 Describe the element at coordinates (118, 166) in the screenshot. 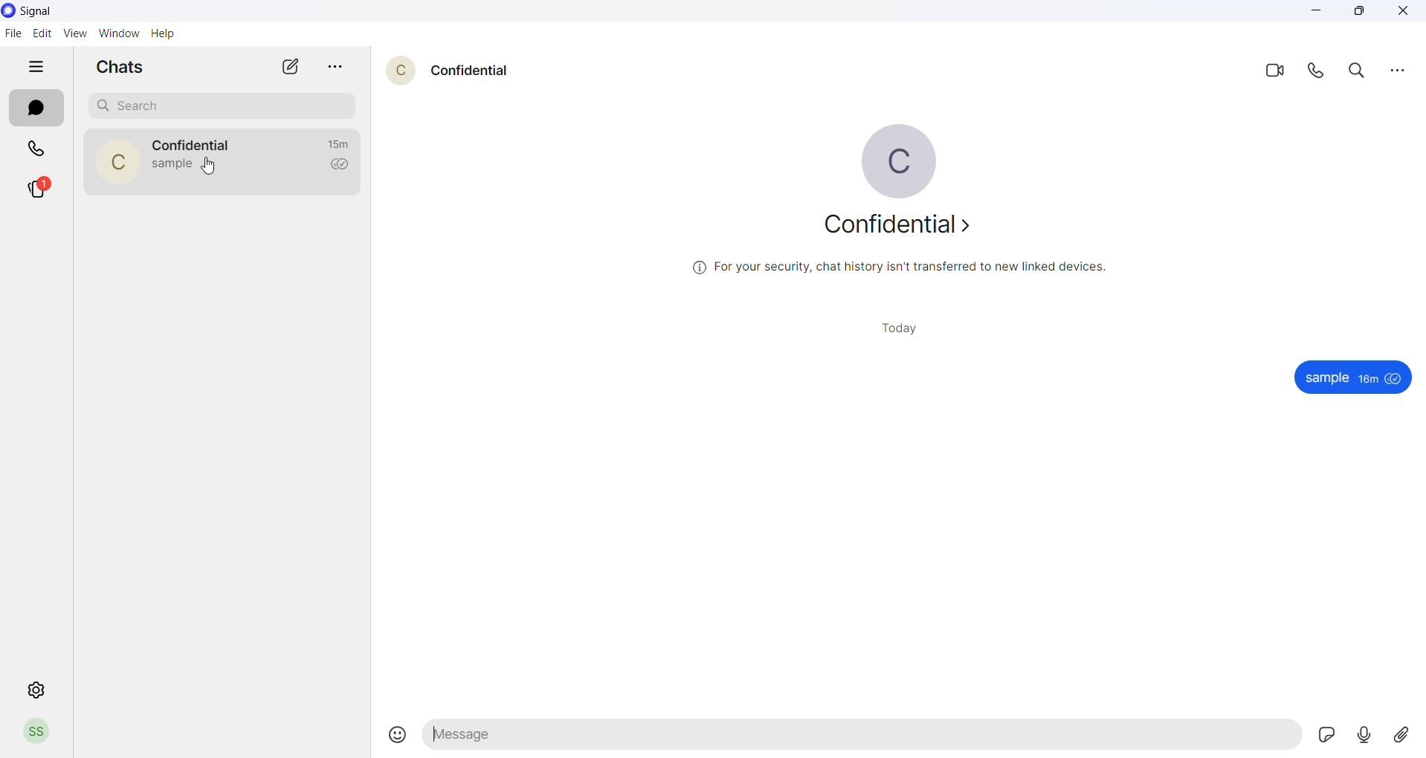

I see `C` at that location.